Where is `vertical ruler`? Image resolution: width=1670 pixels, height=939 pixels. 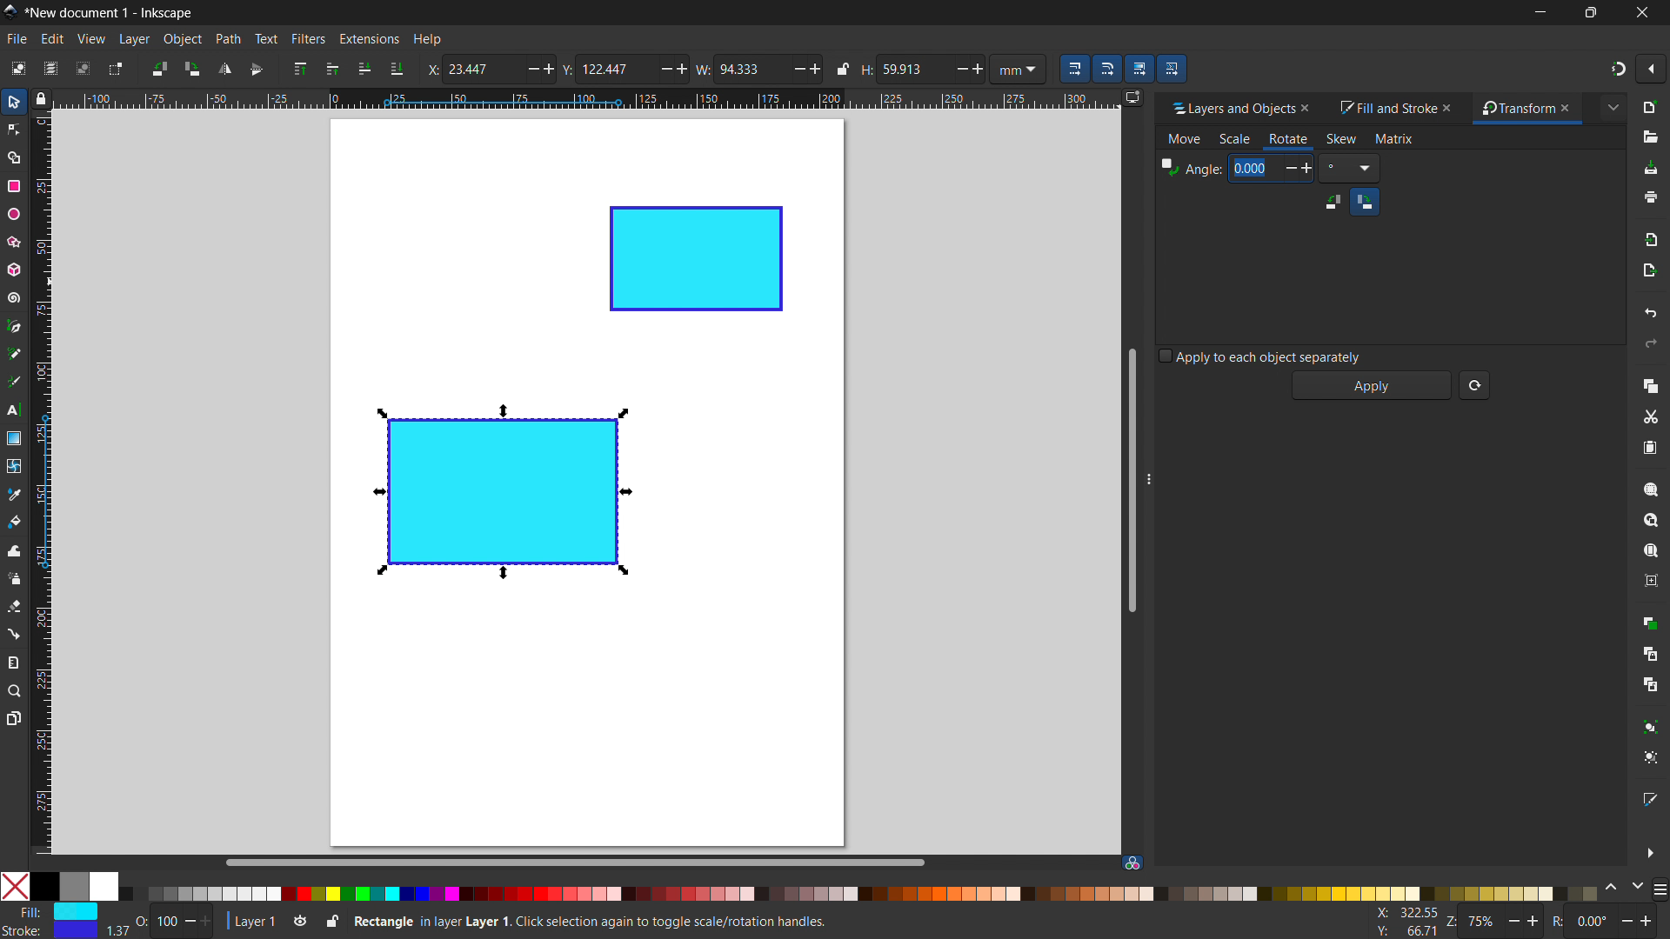
vertical ruler is located at coordinates (42, 486).